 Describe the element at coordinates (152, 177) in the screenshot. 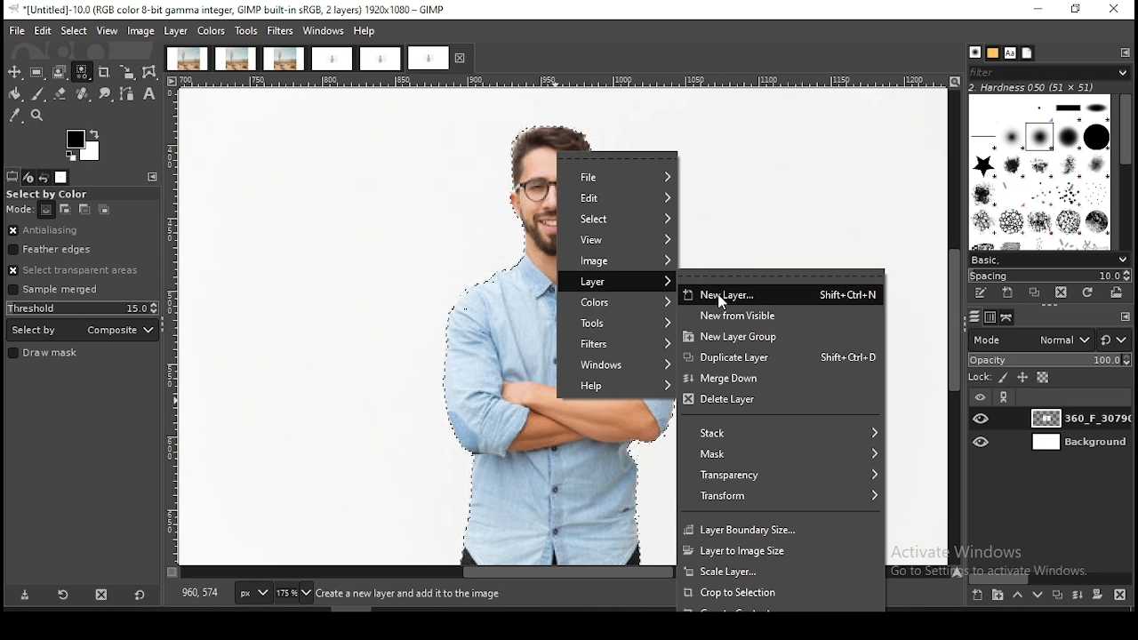

I see `configure this tab` at that location.